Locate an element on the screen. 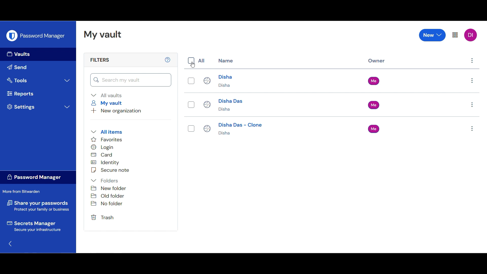 Image resolution: width=487 pixels, height=274 pixels. Secure note is located at coordinates (110, 170).